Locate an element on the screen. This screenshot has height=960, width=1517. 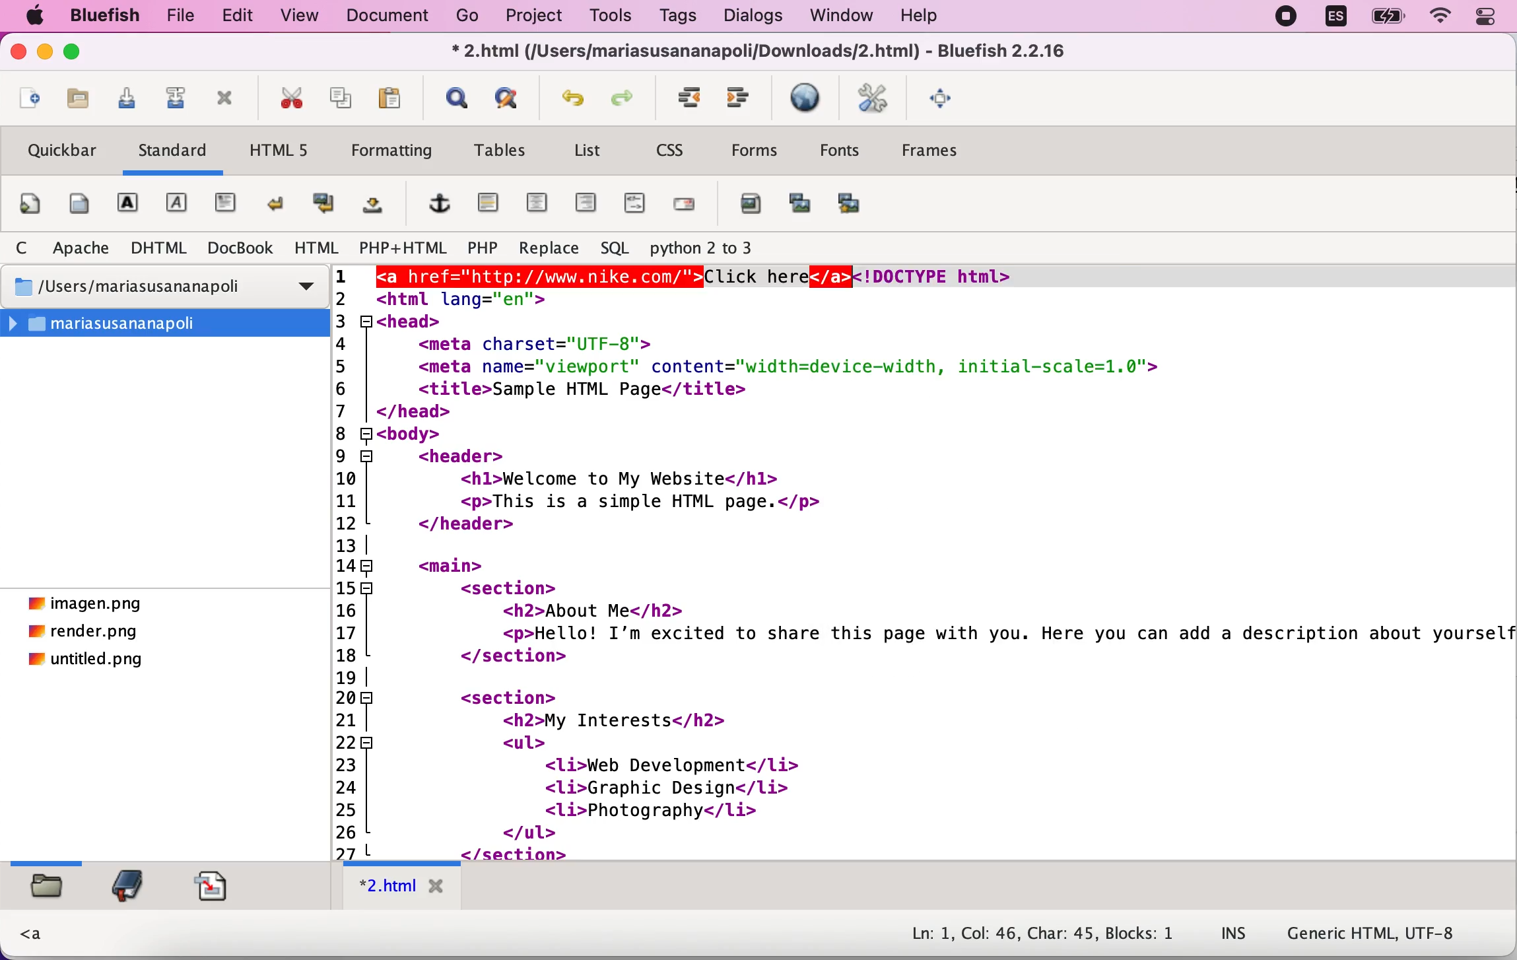
render.png is located at coordinates (85, 633).